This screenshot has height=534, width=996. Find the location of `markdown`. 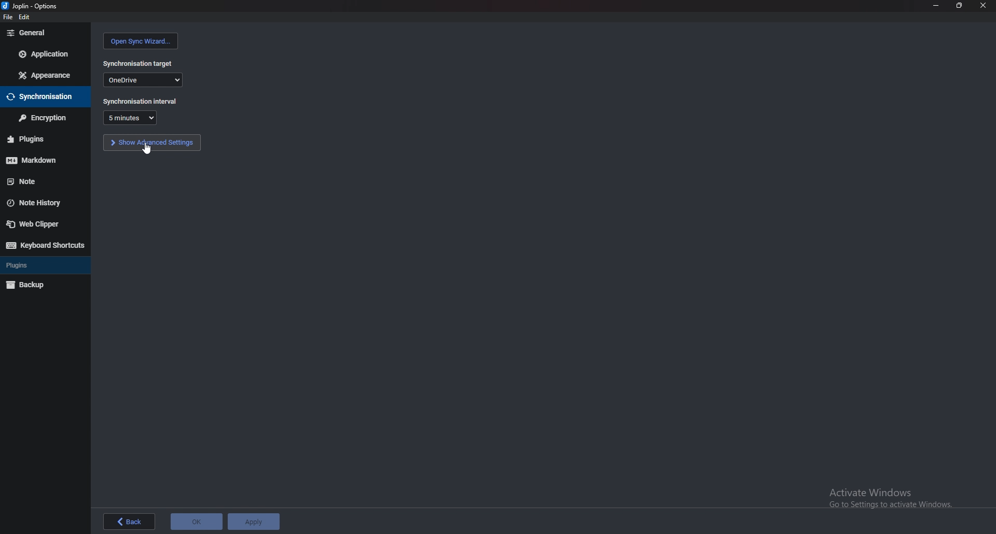

markdown is located at coordinates (37, 161).